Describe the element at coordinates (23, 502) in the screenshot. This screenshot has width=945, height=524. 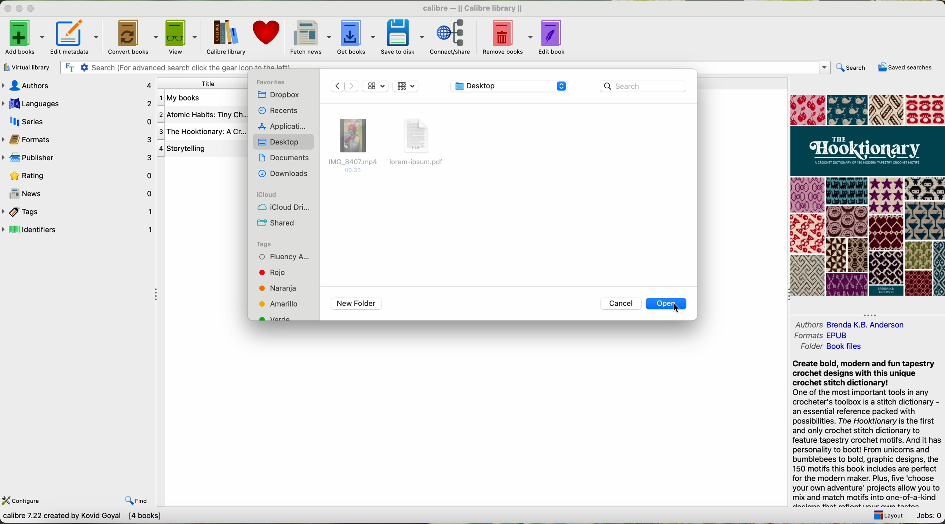
I see `configure` at that location.